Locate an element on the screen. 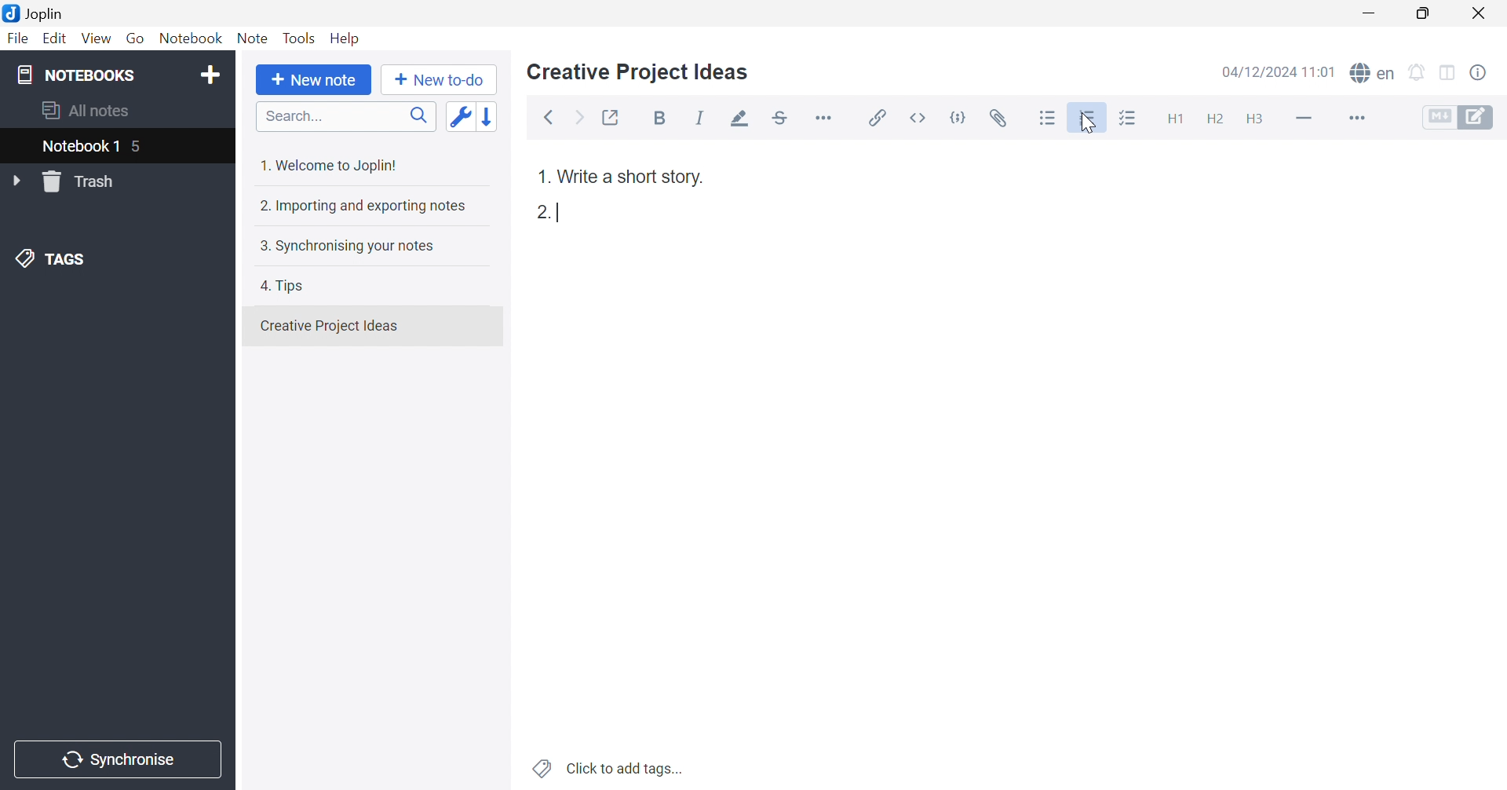  Close is located at coordinates (1482, 14).